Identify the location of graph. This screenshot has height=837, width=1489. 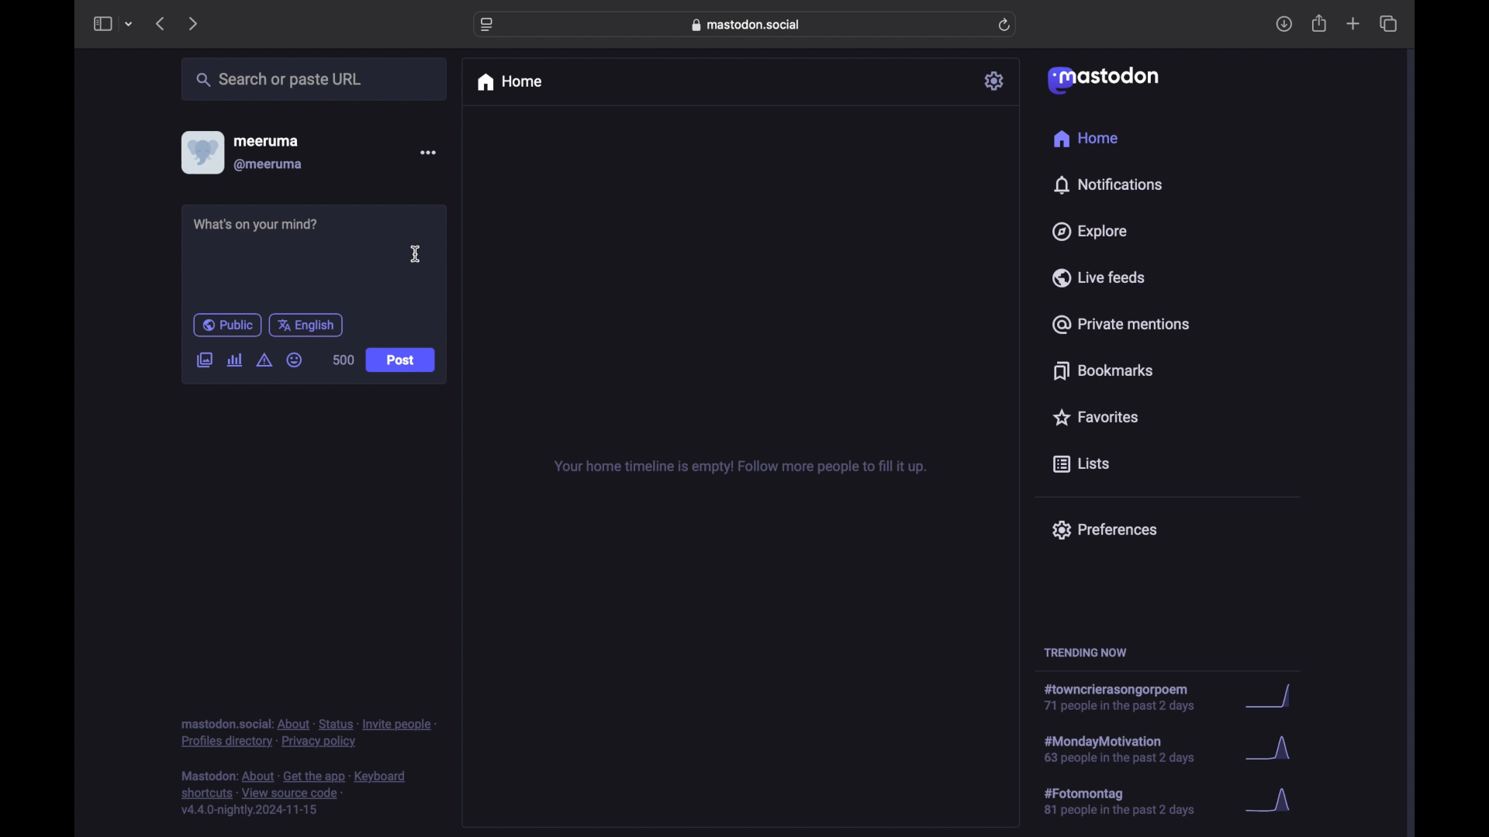
(1273, 750).